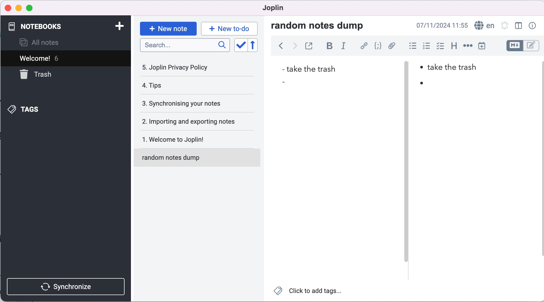  What do you see at coordinates (185, 47) in the screenshot?
I see `search` at bounding box center [185, 47].